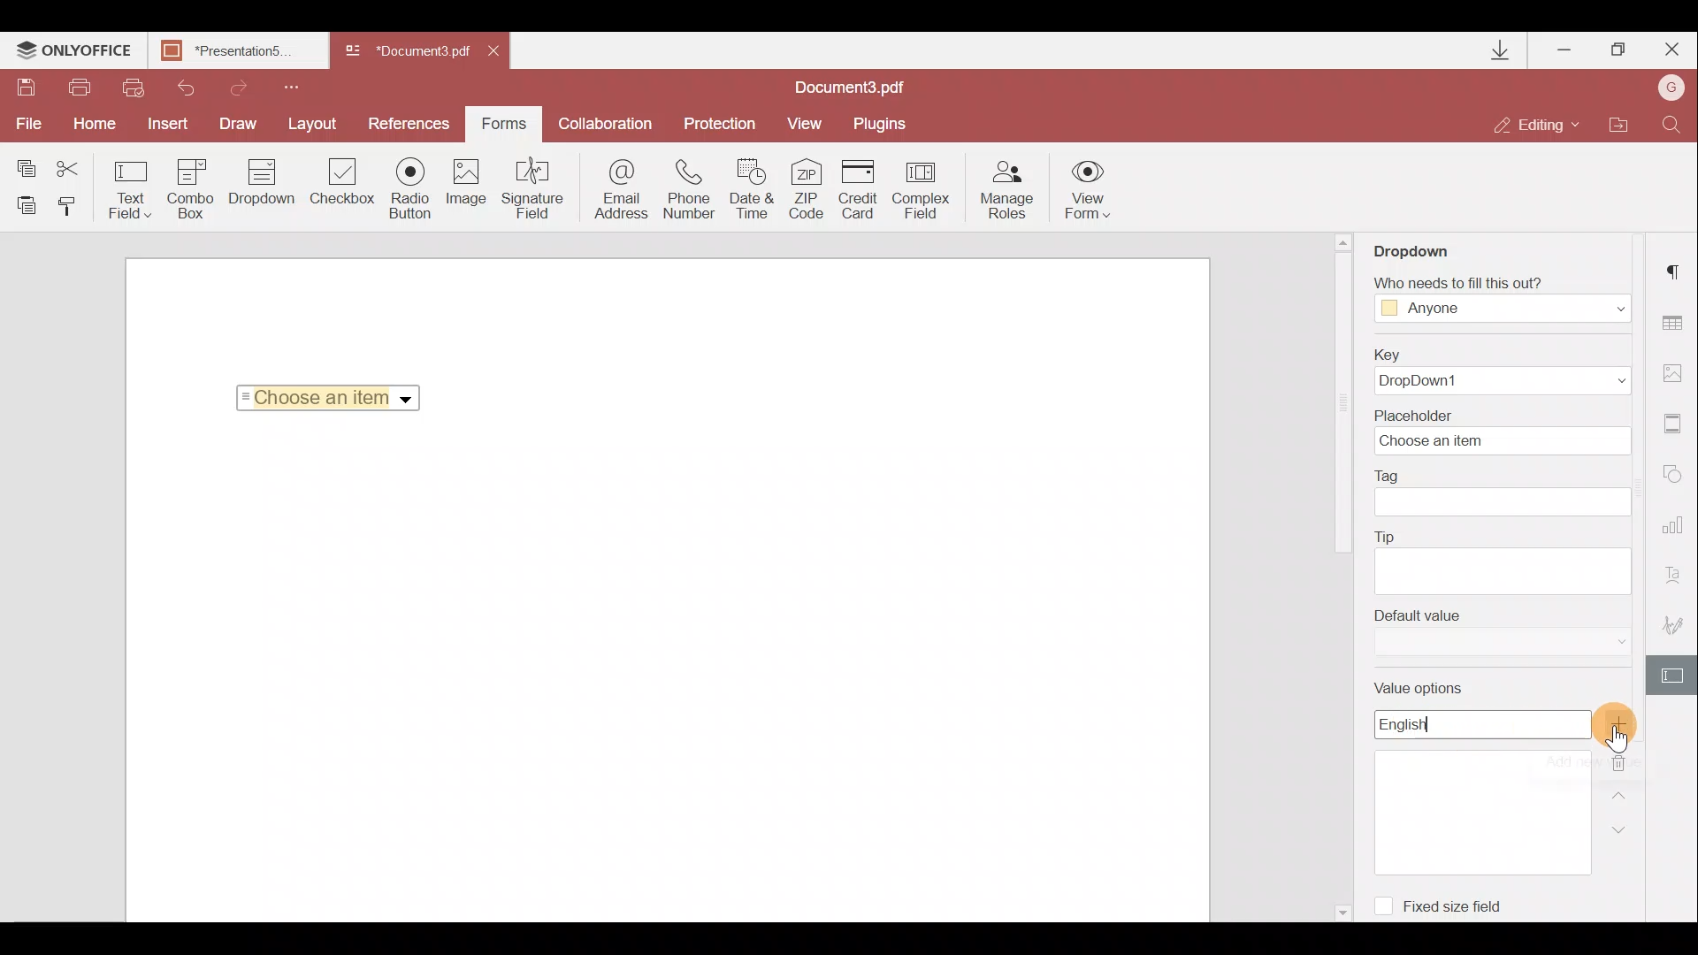 This screenshot has width=1698, height=955. I want to click on Key, so click(1495, 371).